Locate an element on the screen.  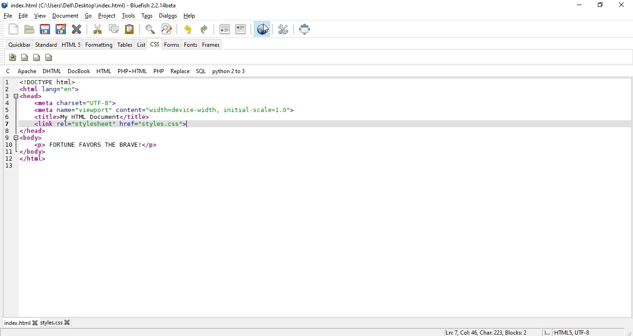
9 is located at coordinates (8, 137).